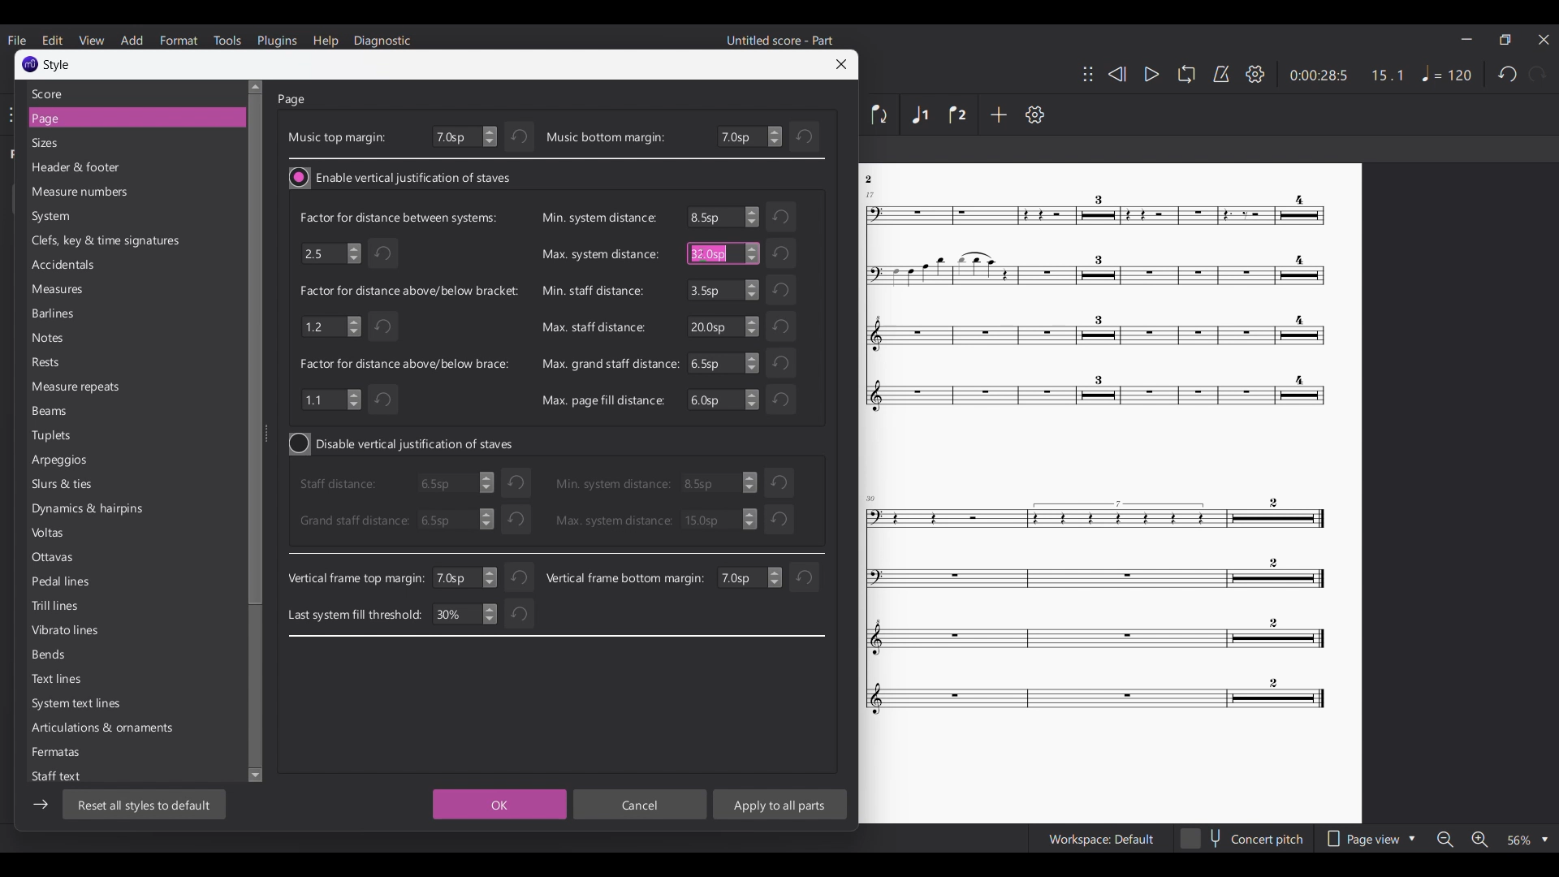 This screenshot has height=877, width=1559. Describe the element at coordinates (1117, 74) in the screenshot. I see `Rewind` at that location.